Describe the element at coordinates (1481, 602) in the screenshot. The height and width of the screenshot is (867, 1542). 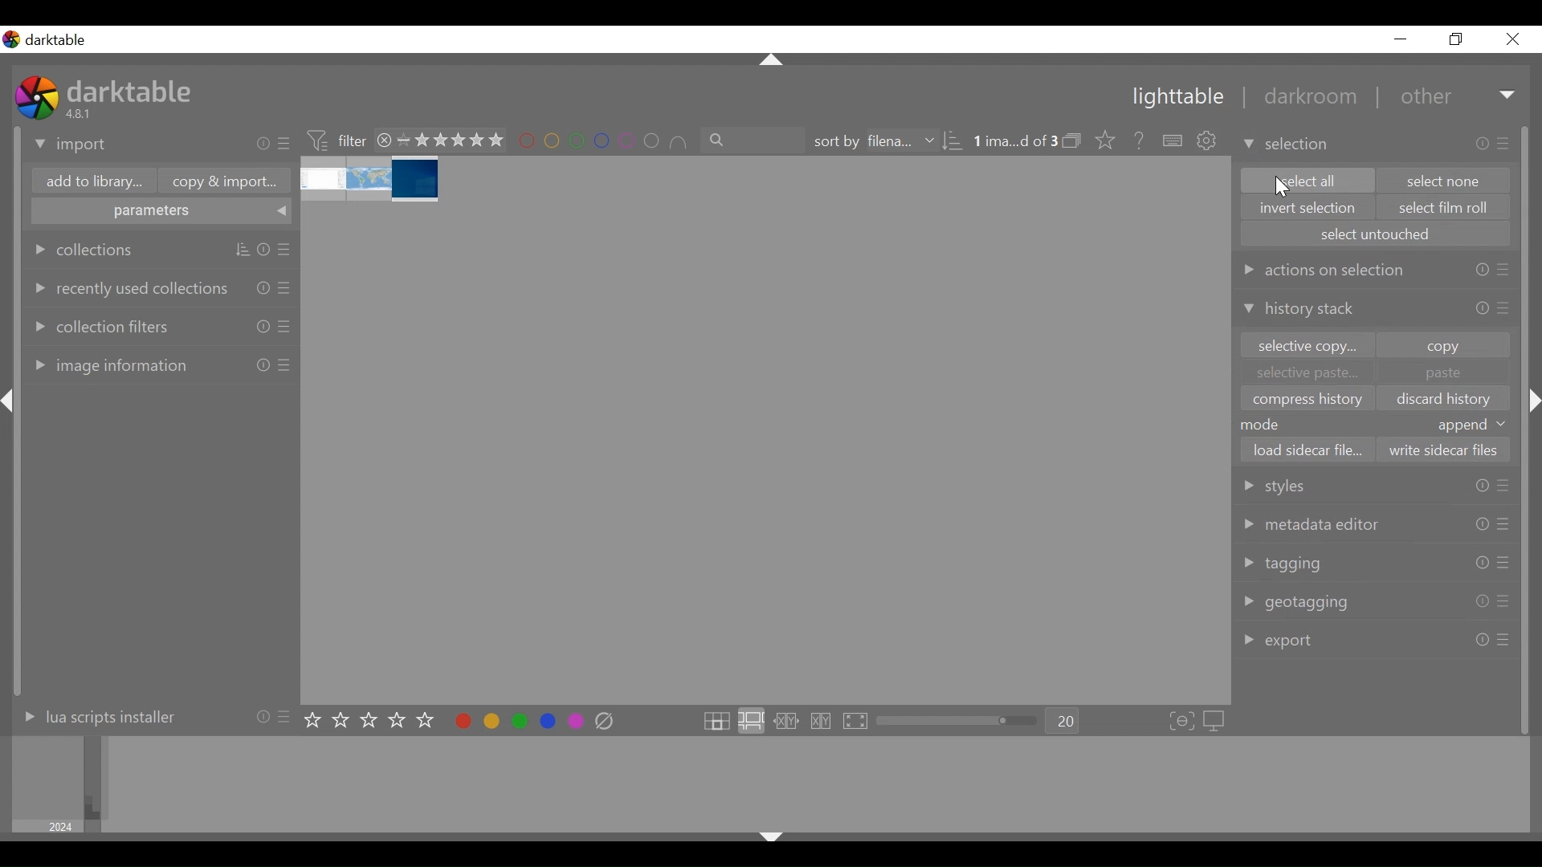
I see `info` at that location.